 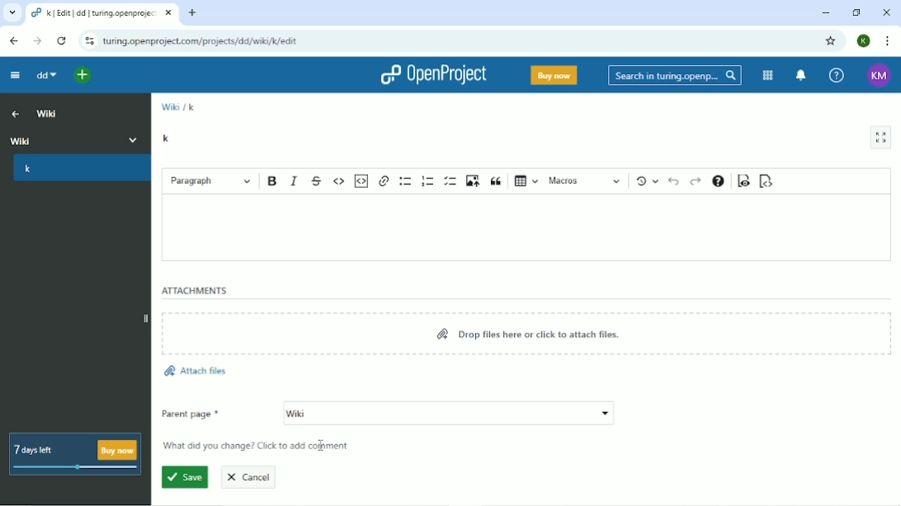 I want to click on Attachments, so click(x=195, y=291).